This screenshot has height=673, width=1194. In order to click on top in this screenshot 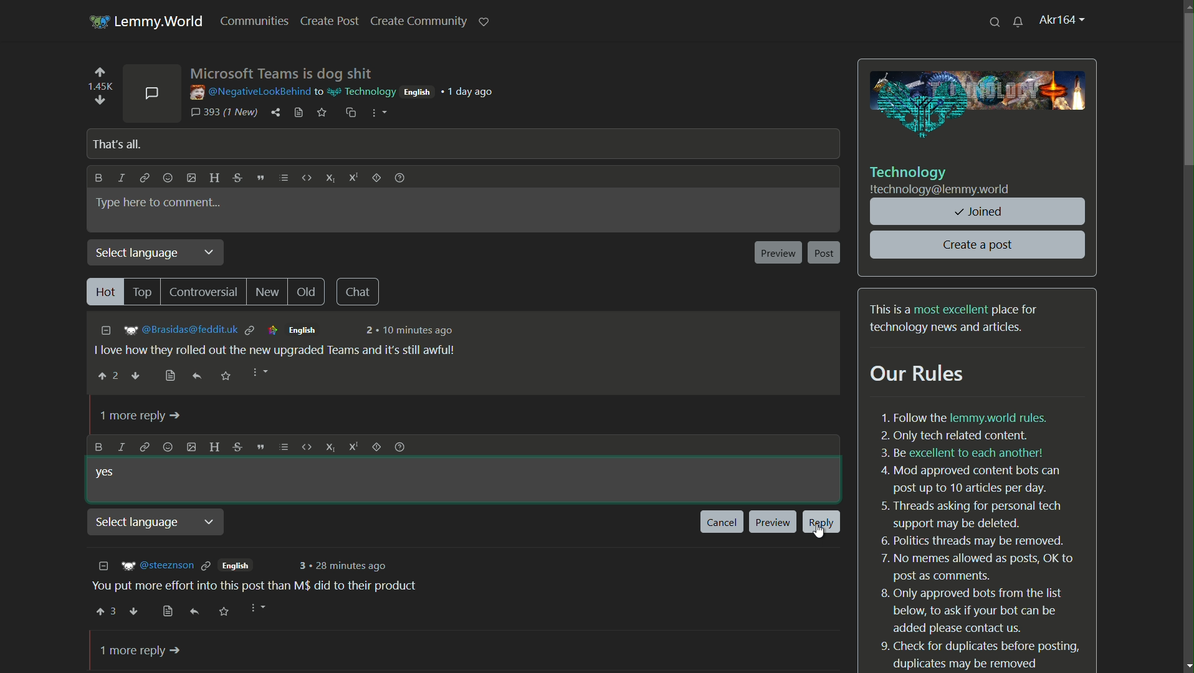, I will do `click(145, 291)`.